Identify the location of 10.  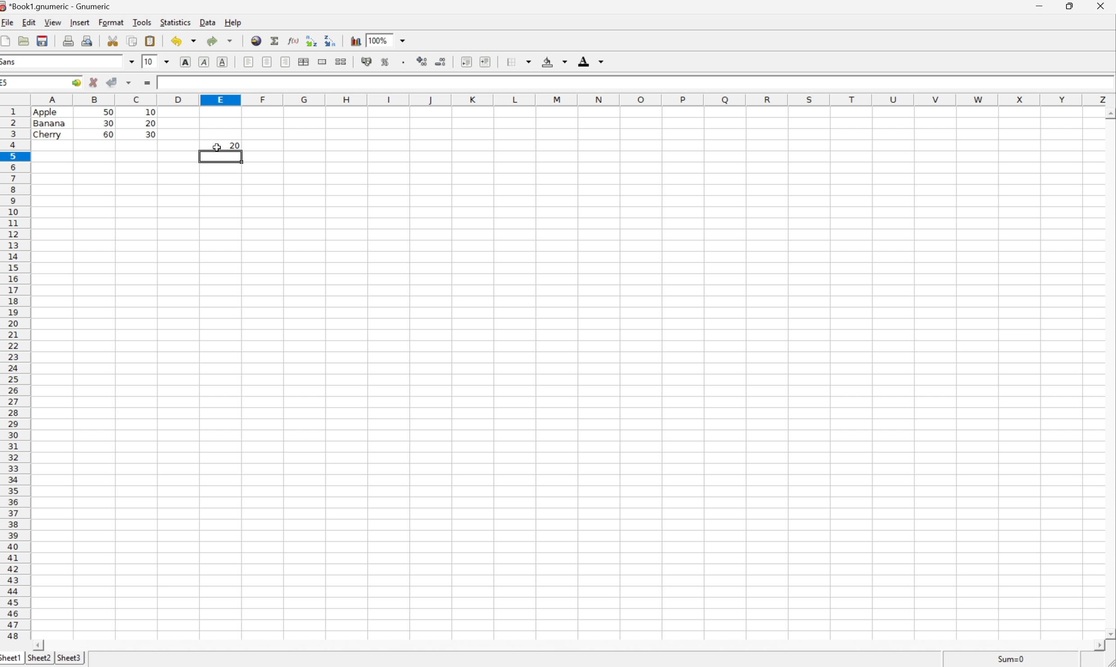
(147, 61).